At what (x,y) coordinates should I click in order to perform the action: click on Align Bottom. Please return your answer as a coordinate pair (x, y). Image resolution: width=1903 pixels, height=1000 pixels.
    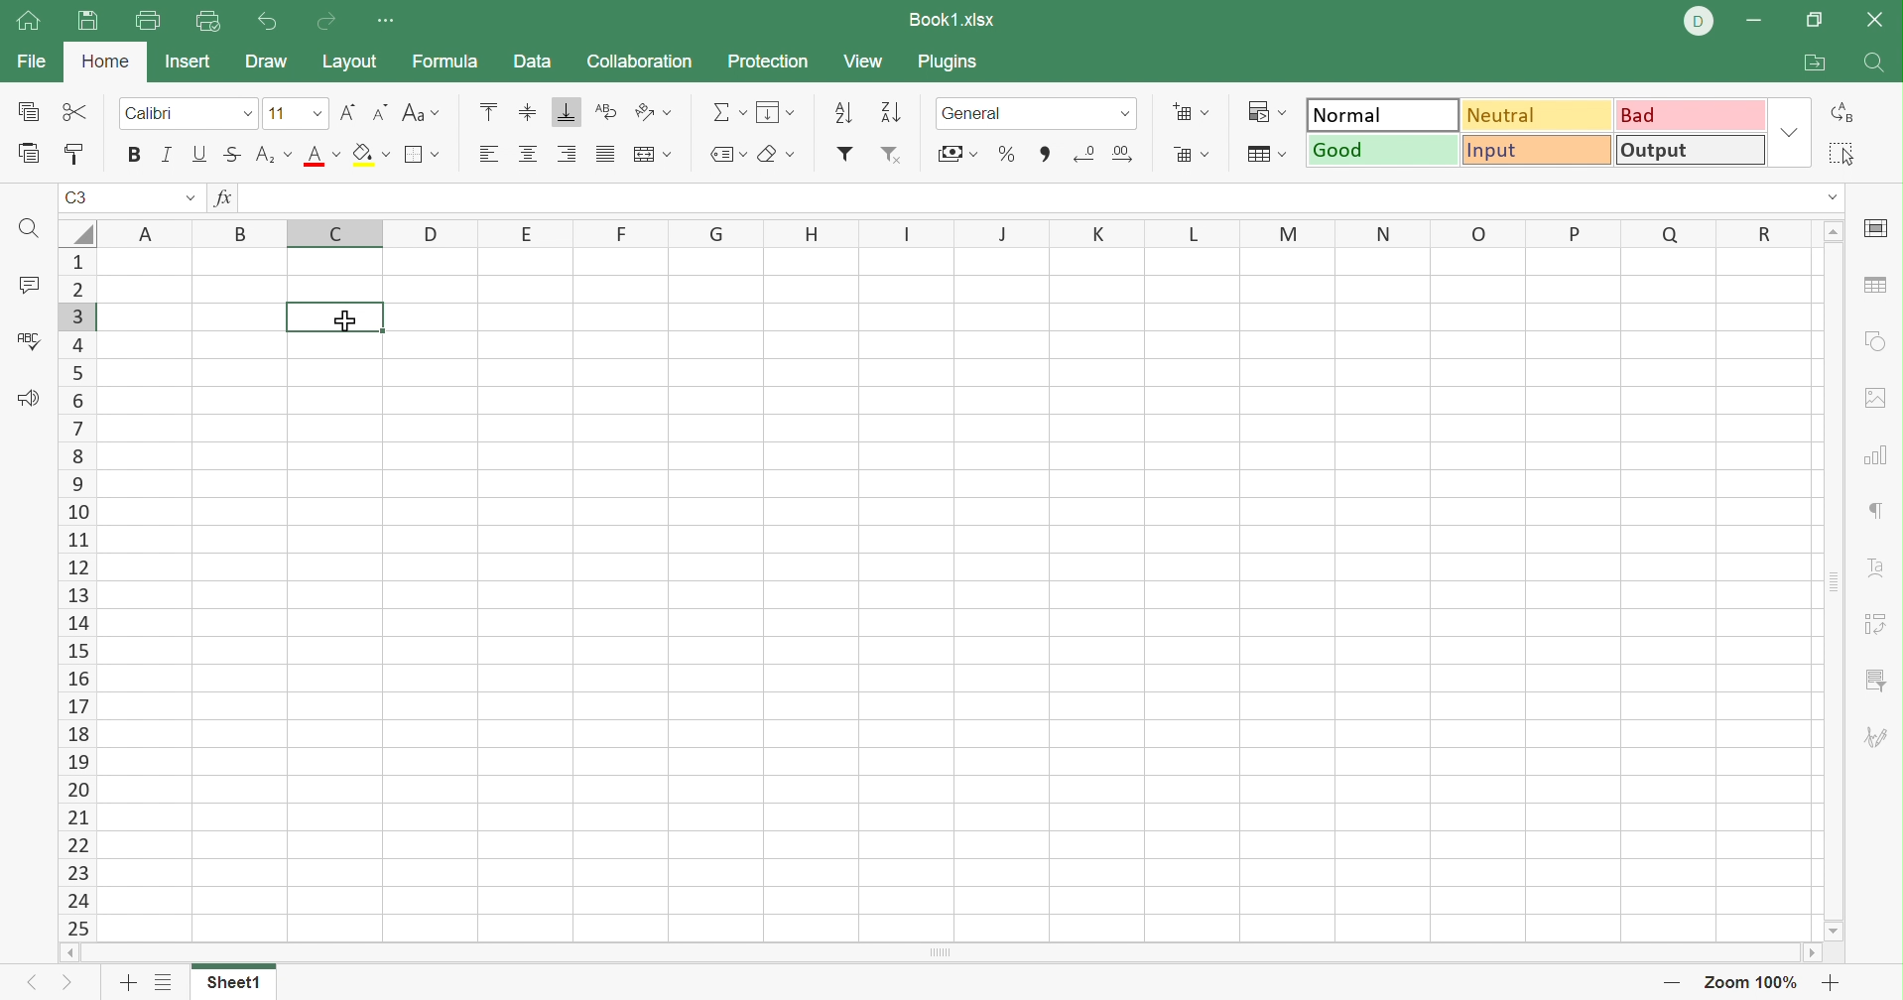
    Looking at the image, I should click on (567, 111).